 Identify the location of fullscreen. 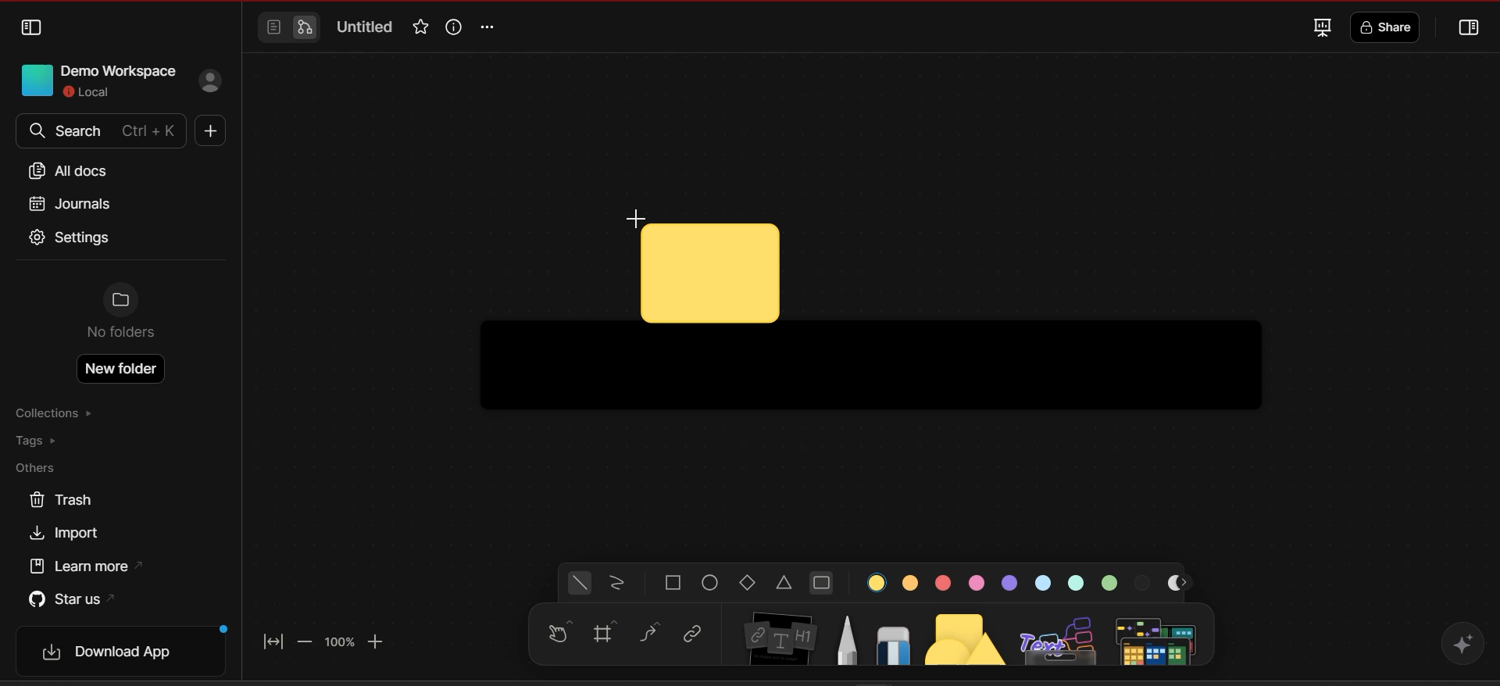
(1320, 27).